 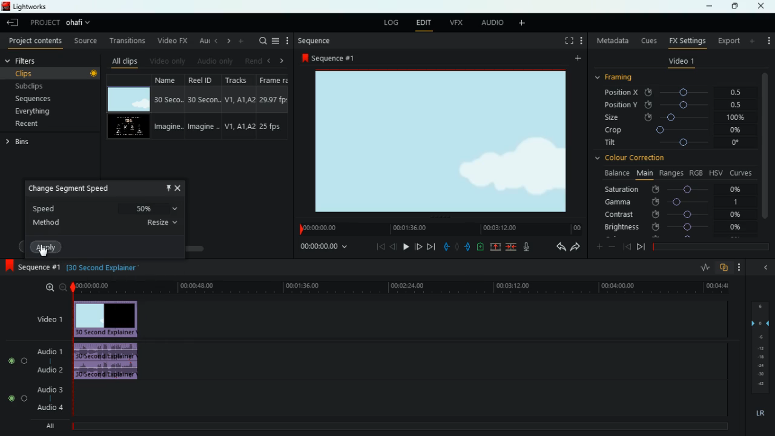 What do you see at coordinates (214, 41) in the screenshot?
I see `left` at bounding box center [214, 41].